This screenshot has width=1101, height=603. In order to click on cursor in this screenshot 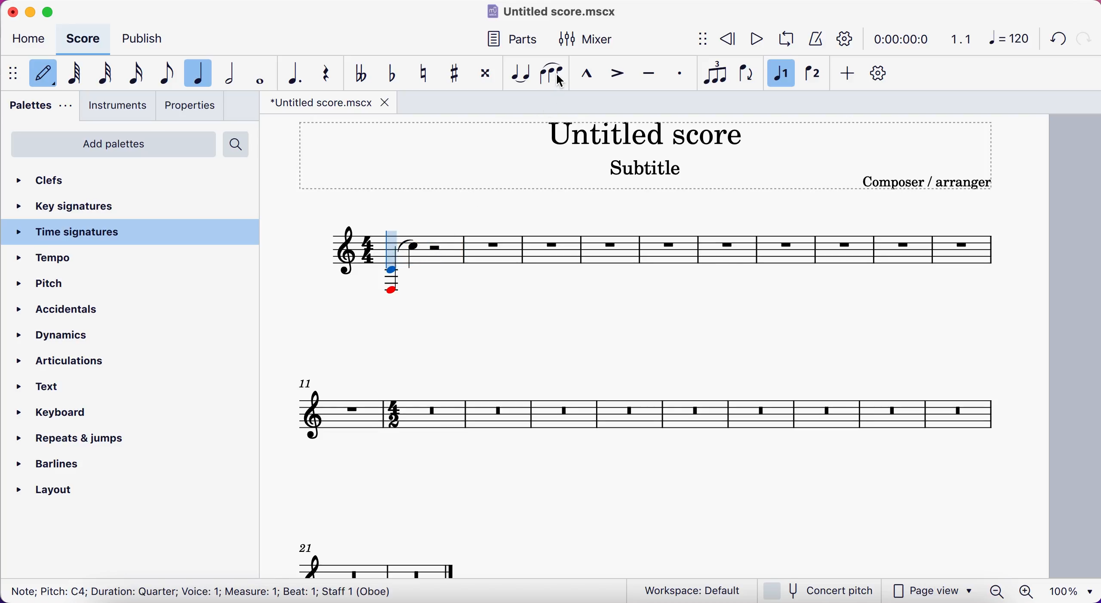, I will do `click(394, 253)`.